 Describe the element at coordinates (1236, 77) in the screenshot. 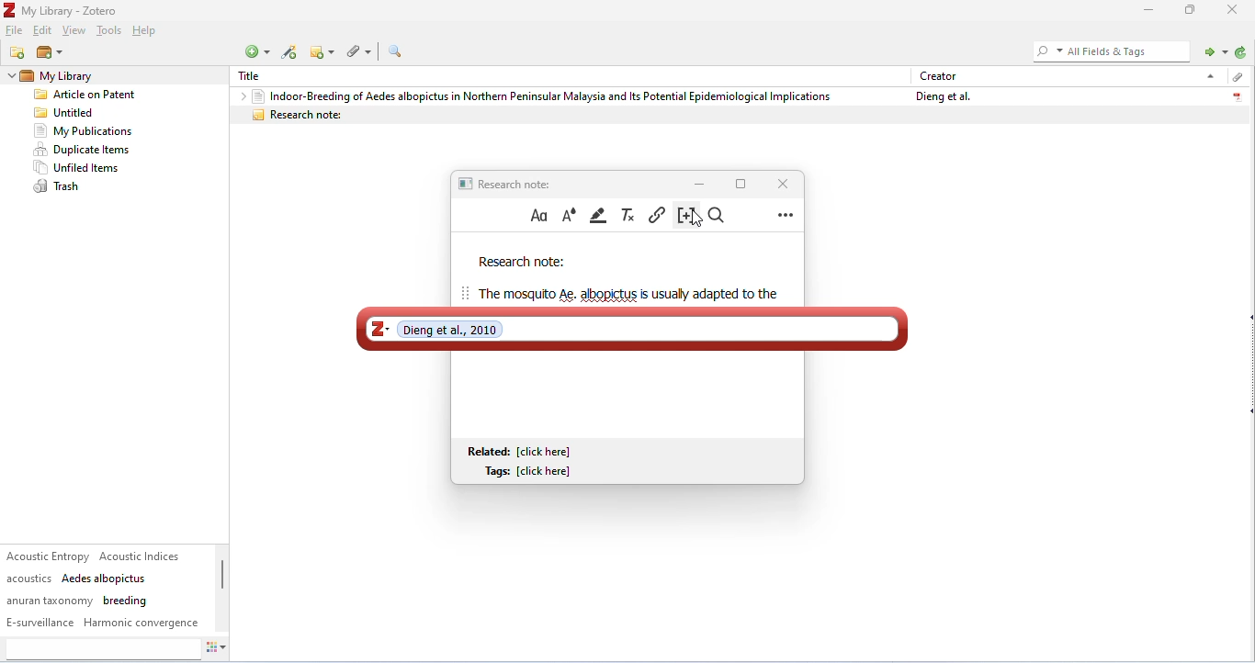

I see `attachment` at that location.